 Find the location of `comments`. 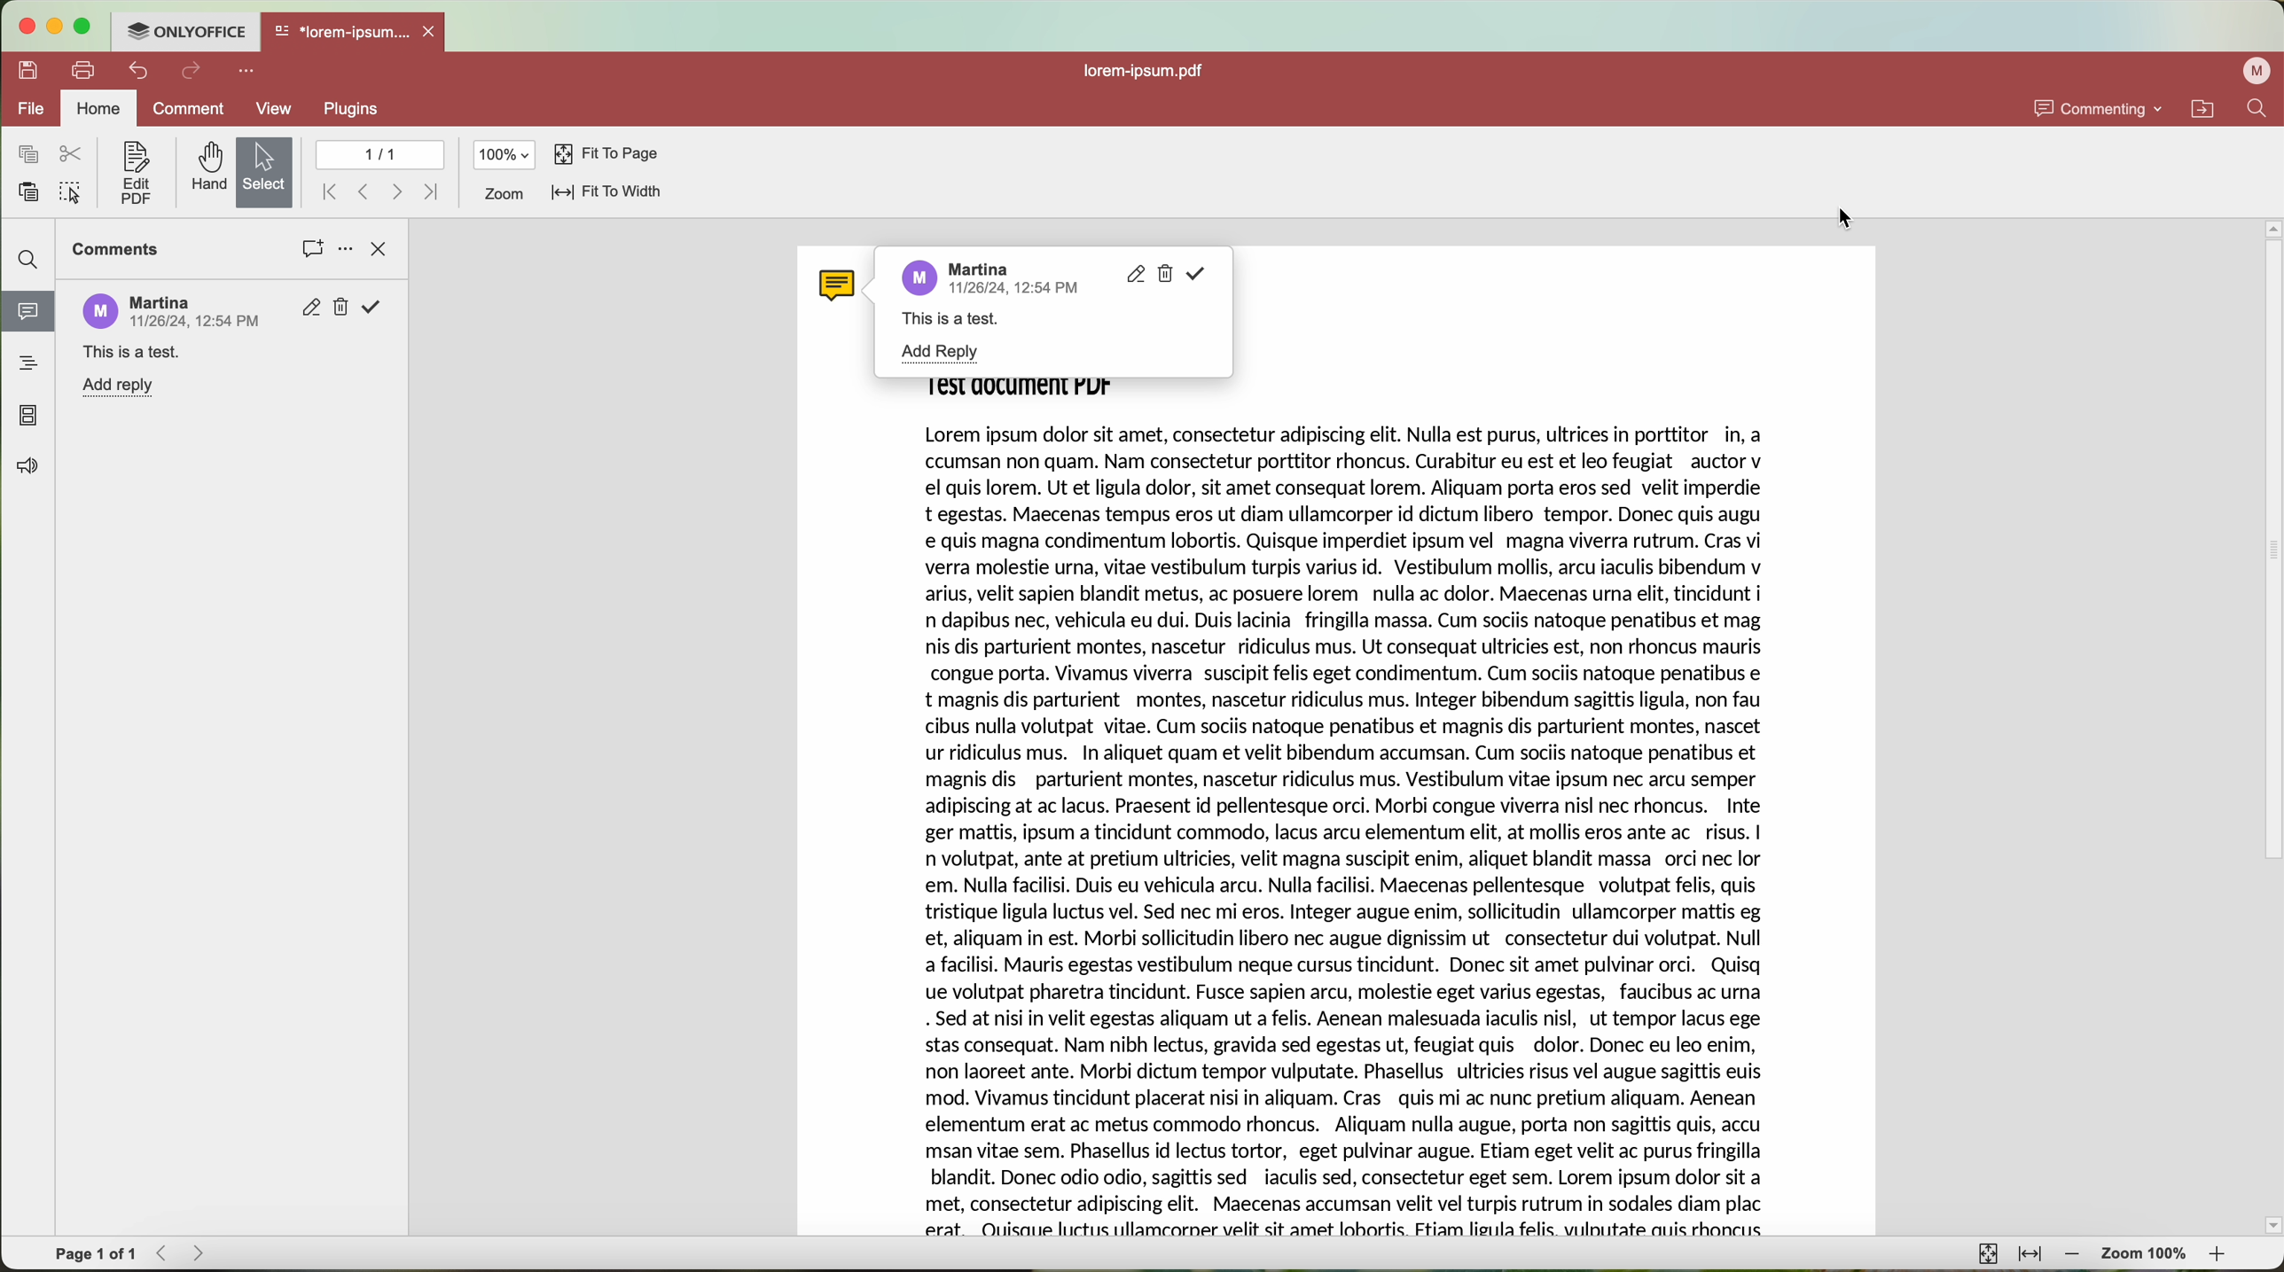

comments is located at coordinates (115, 249).